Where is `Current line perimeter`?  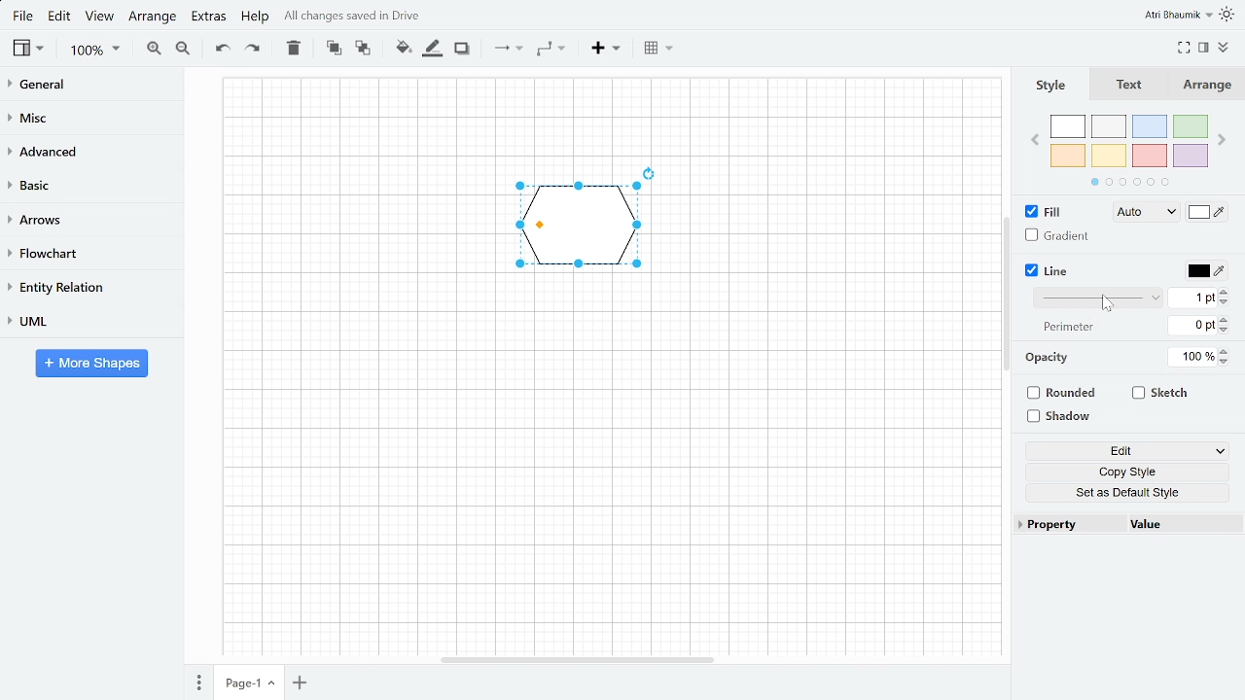
Current line perimeter is located at coordinates (1192, 326).